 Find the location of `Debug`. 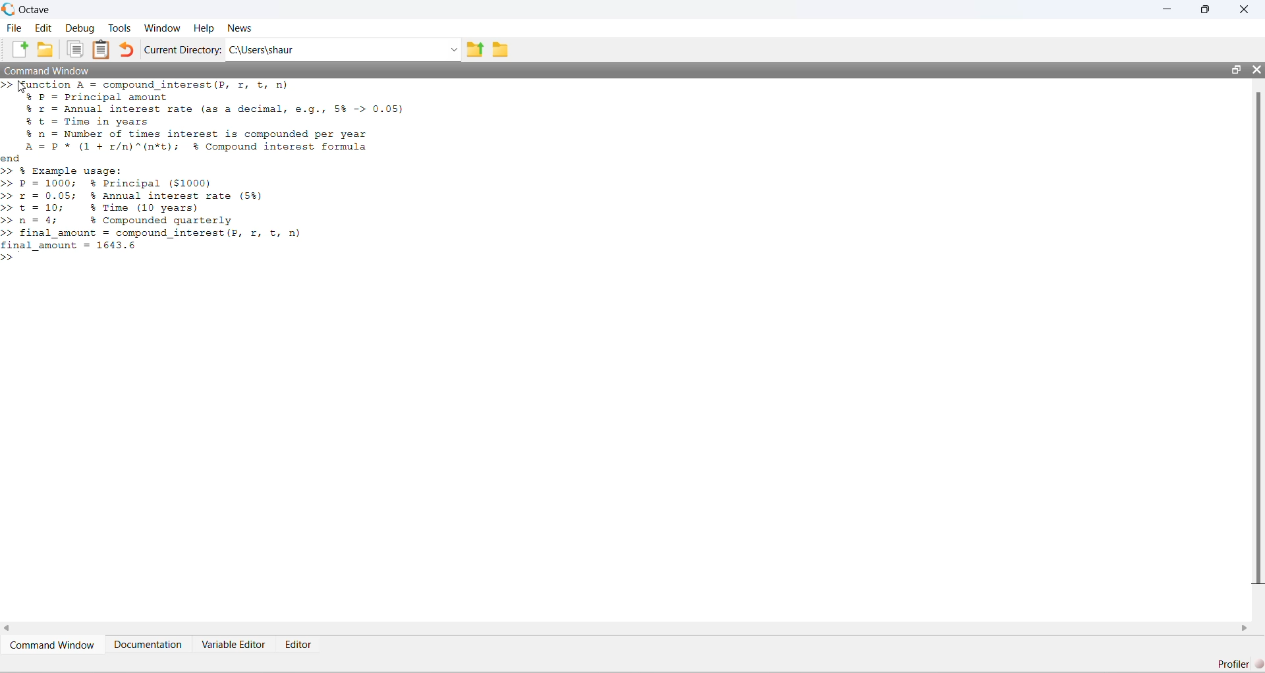

Debug is located at coordinates (80, 28).